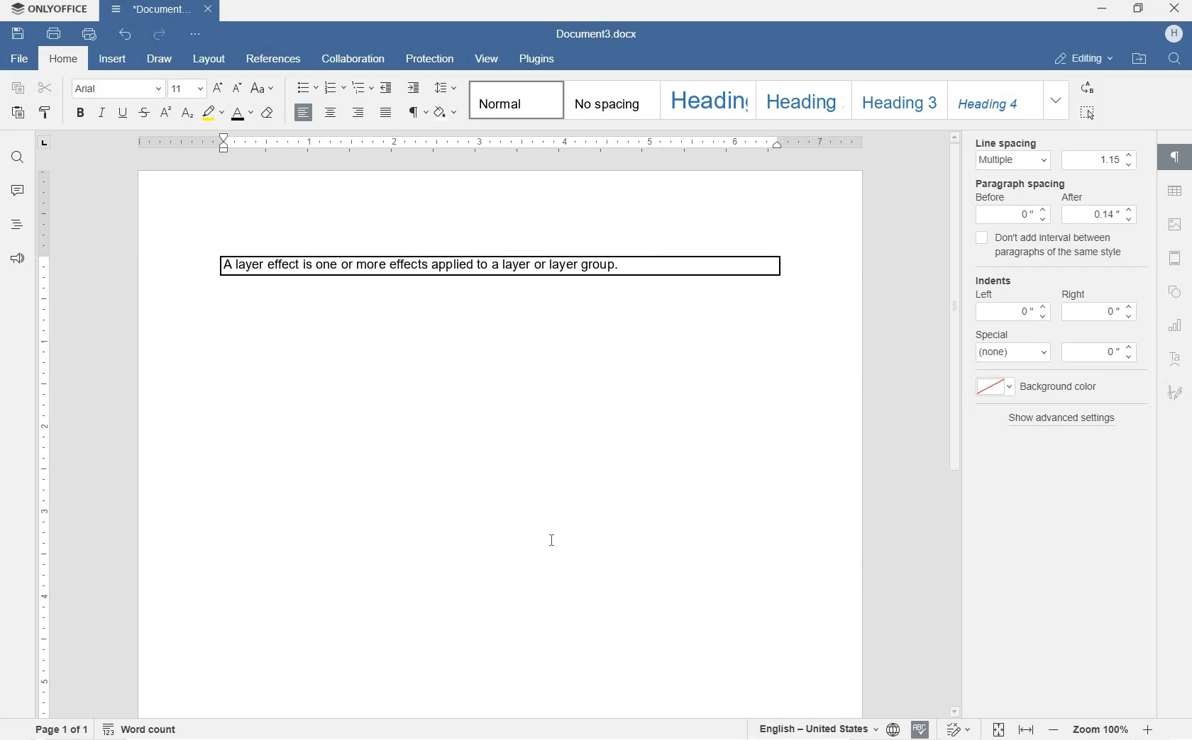 The width and height of the screenshot is (1192, 740). I want to click on SYSTEM NAME, so click(50, 10).